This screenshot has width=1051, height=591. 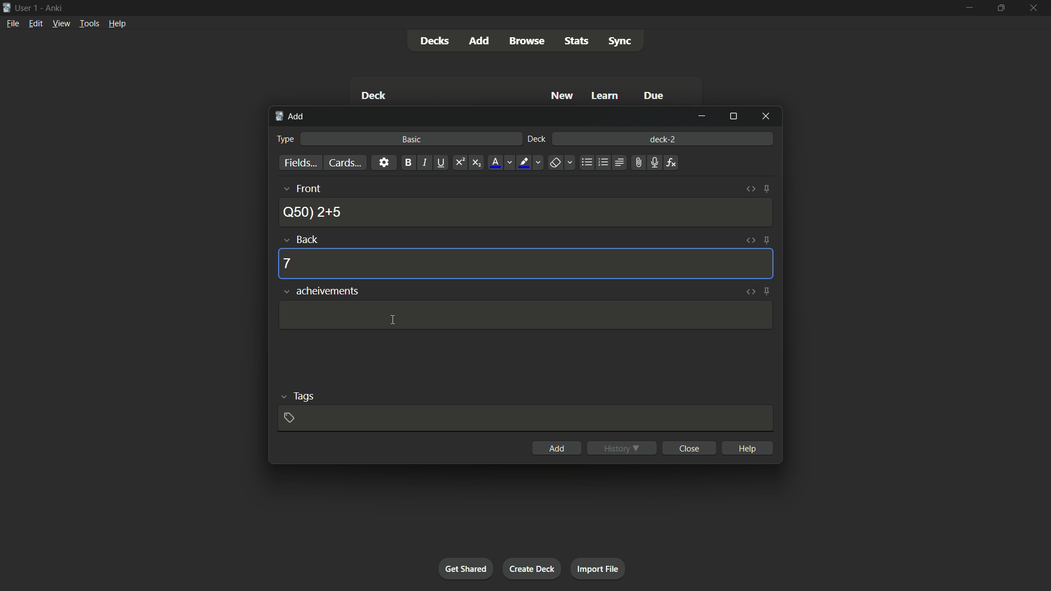 I want to click on basic, so click(x=413, y=139).